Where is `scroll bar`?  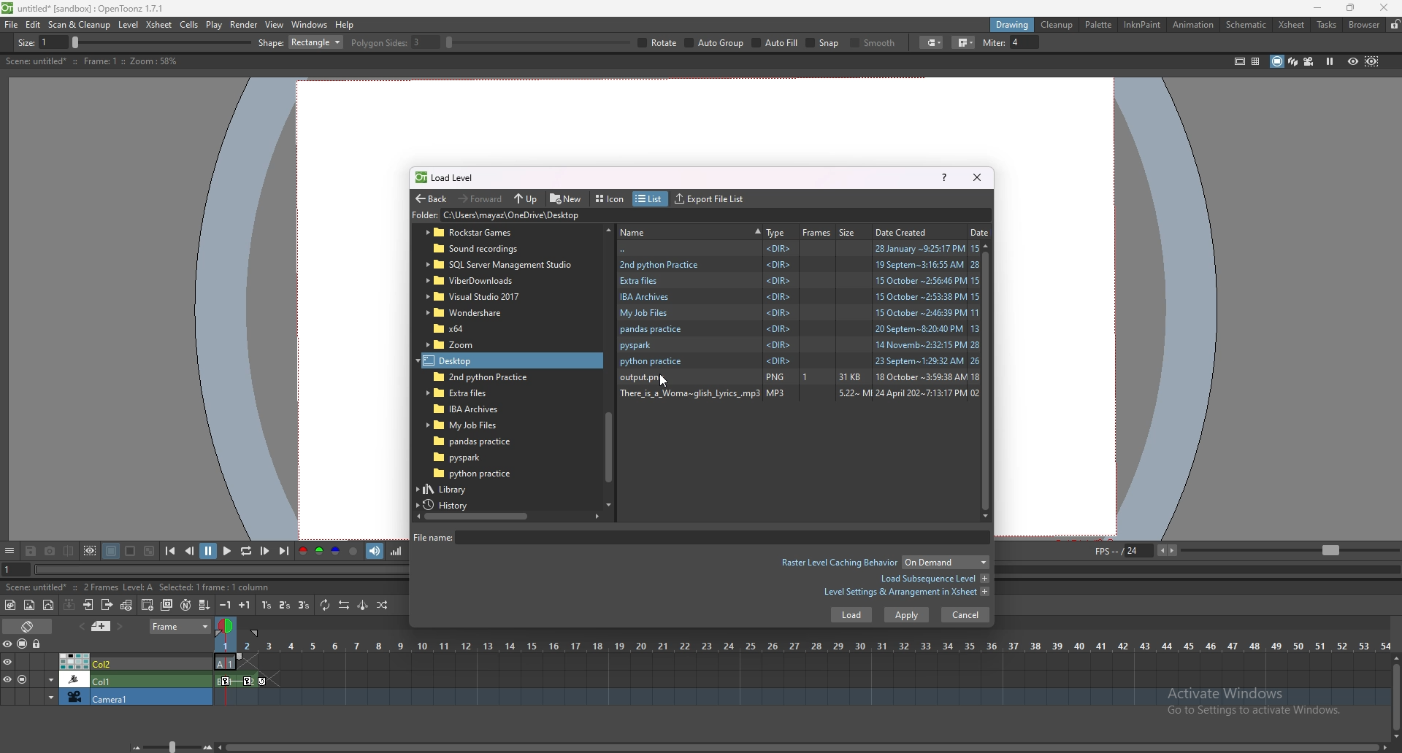
scroll bar is located at coordinates (804, 746).